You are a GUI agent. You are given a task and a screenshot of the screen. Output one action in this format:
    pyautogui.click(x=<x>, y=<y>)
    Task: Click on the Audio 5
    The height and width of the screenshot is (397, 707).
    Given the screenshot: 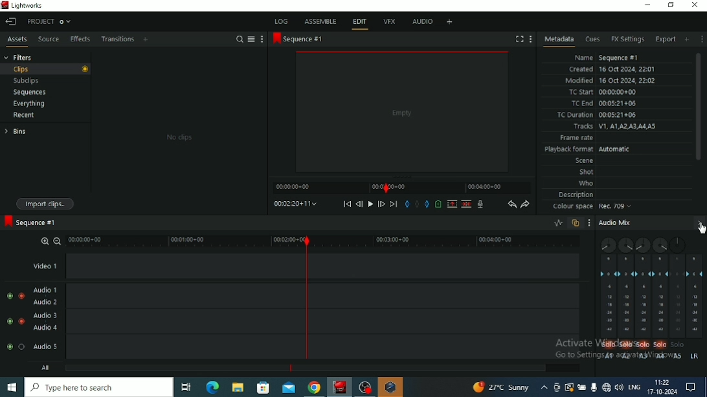 What is the action you would take?
    pyautogui.click(x=308, y=347)
    